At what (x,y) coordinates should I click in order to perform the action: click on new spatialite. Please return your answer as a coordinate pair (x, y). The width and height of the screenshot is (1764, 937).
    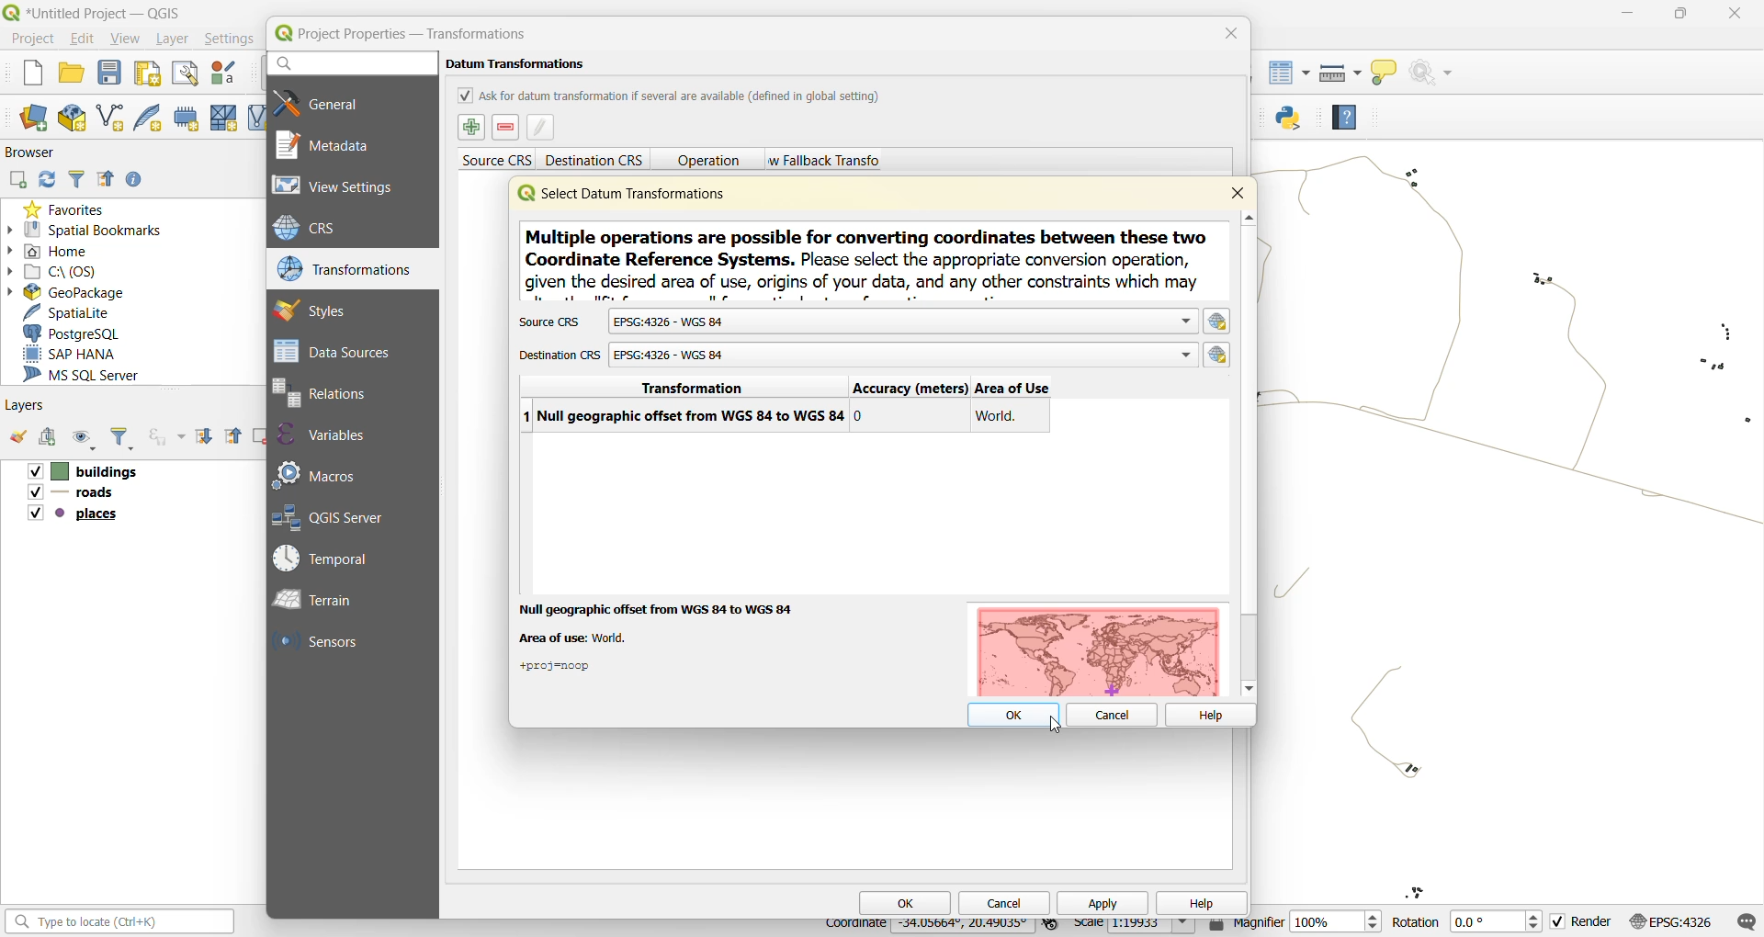
    Looking at the image, I should click on (153, 118).